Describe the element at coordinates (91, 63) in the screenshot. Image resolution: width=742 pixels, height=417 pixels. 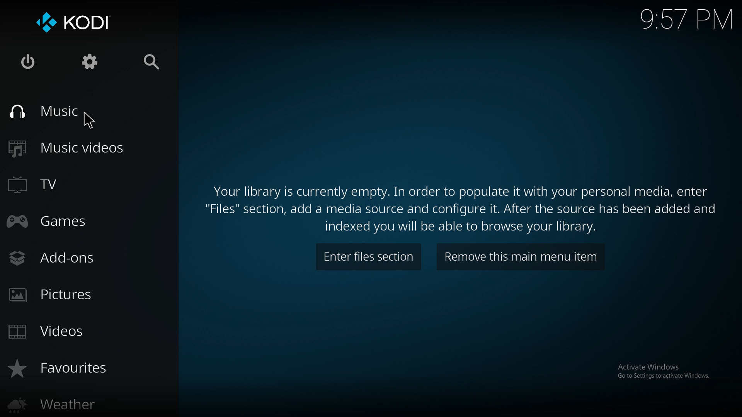
I see `settings` at that location.